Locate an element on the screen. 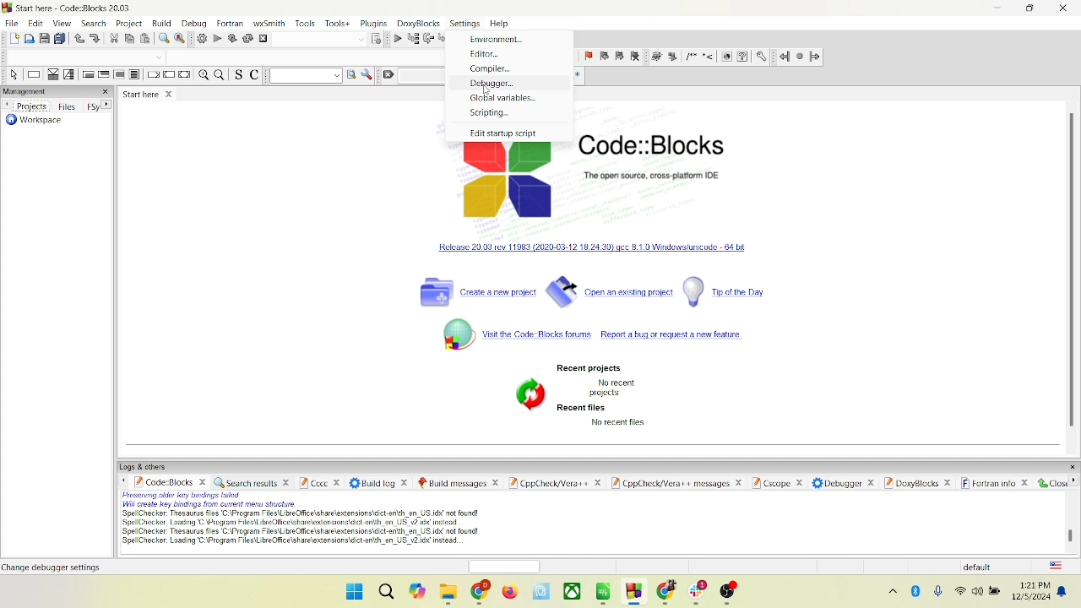 This screenshot has width=1081, height=608. run search is located at coordinates (349, 75).